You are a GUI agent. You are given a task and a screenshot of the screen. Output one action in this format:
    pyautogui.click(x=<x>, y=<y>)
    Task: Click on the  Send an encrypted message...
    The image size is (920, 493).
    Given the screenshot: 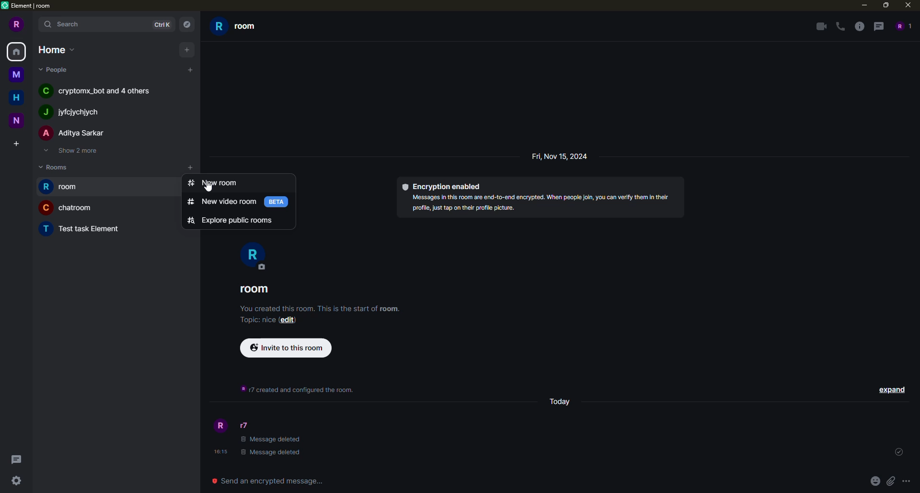 What is the action you would take?
    pyautogui.click(x=272, y=481)
    